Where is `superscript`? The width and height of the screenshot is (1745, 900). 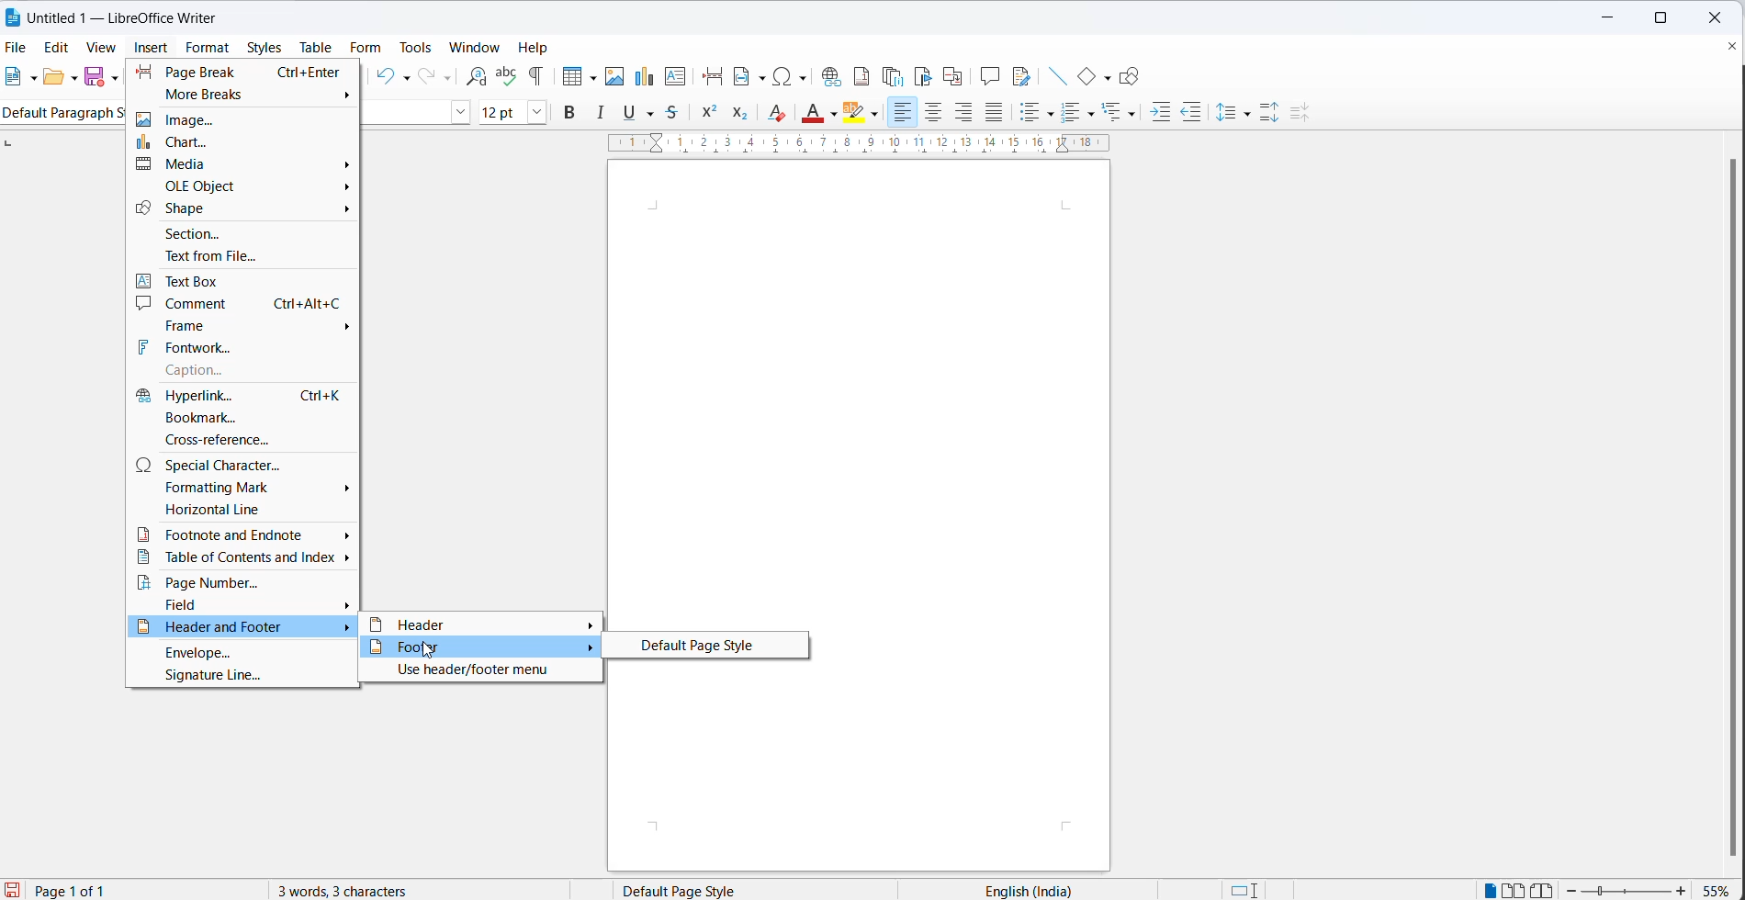
superscript is located at coordinates (711, 112).